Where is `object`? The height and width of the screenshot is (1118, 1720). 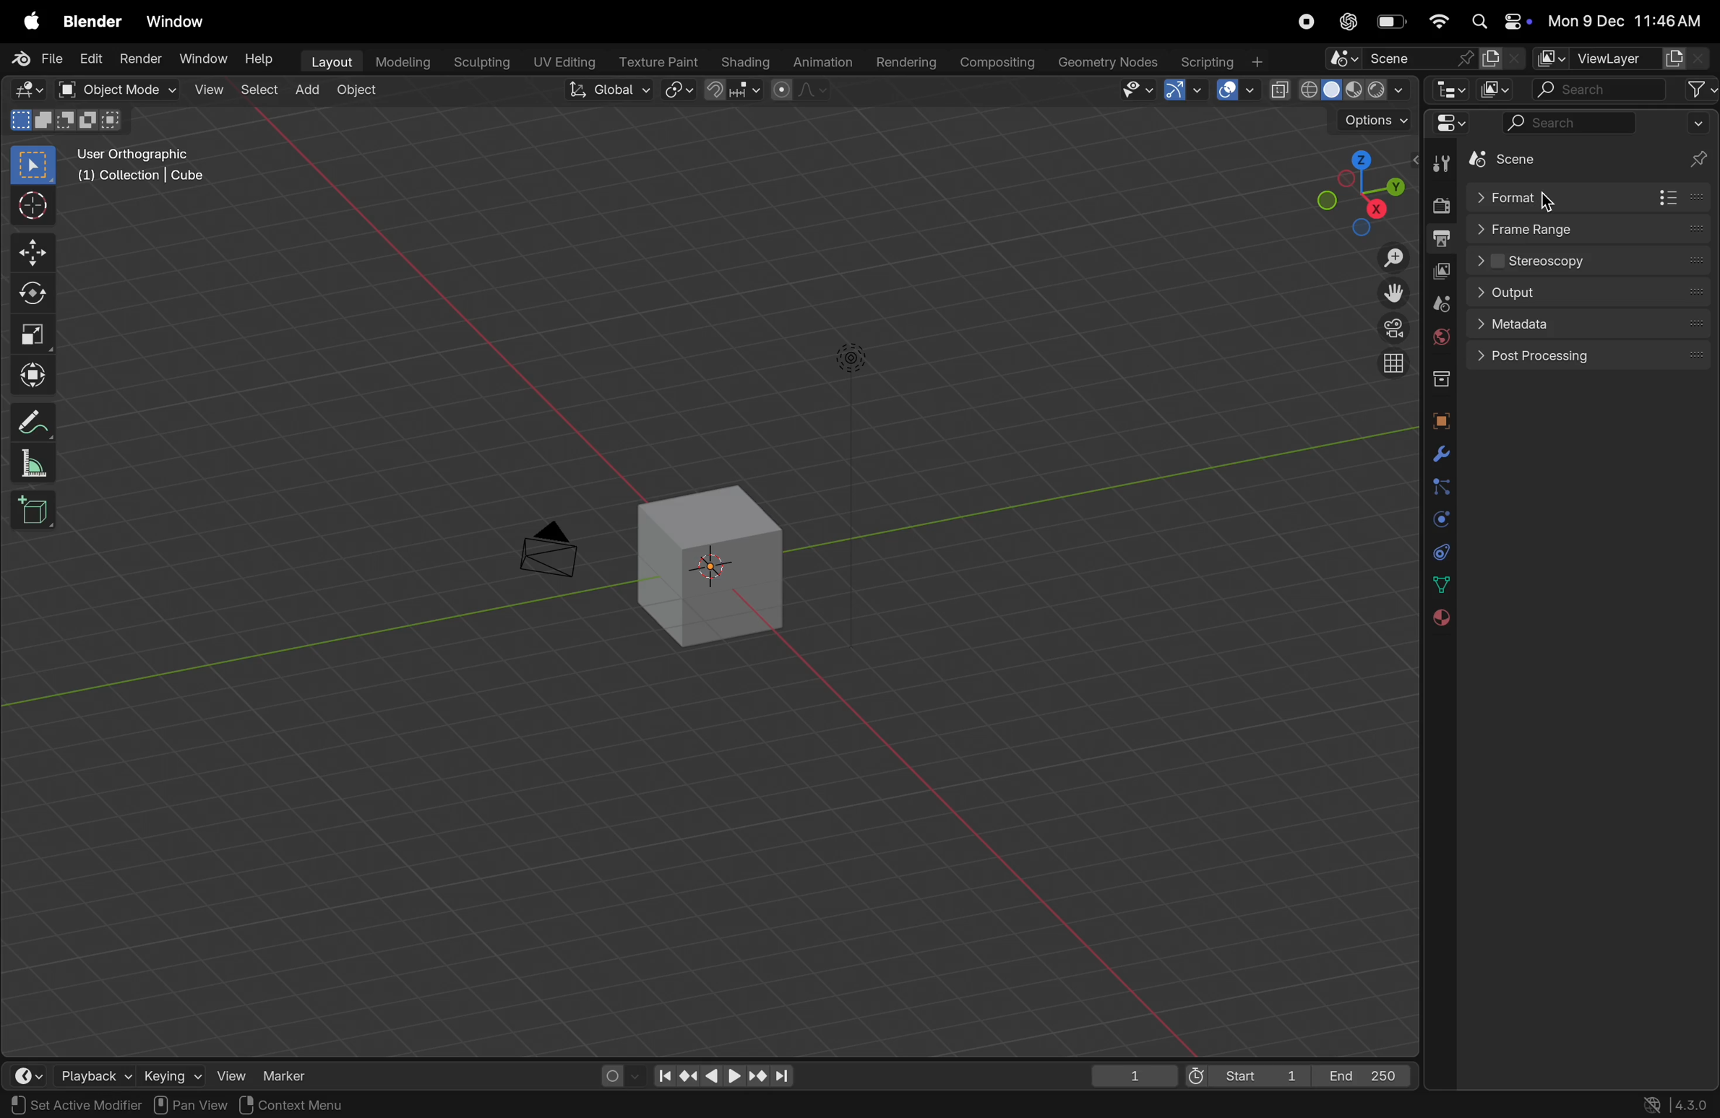 object is located at coordinates (354, 93).